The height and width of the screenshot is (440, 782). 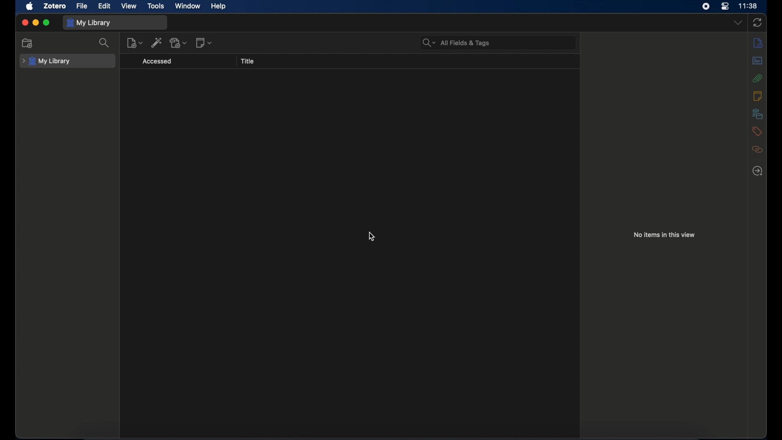 I want to click on notes, so click(x=758, y=96).